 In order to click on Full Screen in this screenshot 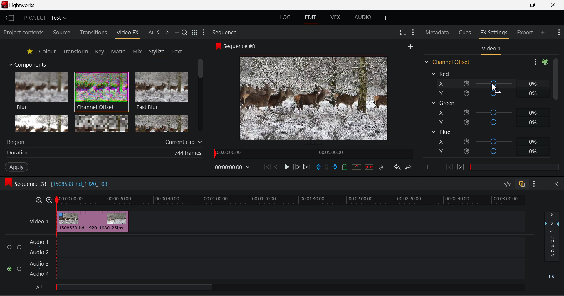, I will do `click(402, 33)`.